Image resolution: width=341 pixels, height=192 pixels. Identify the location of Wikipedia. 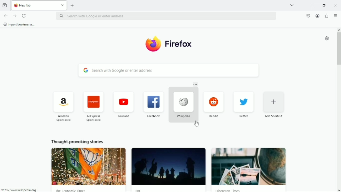
(183, 104).